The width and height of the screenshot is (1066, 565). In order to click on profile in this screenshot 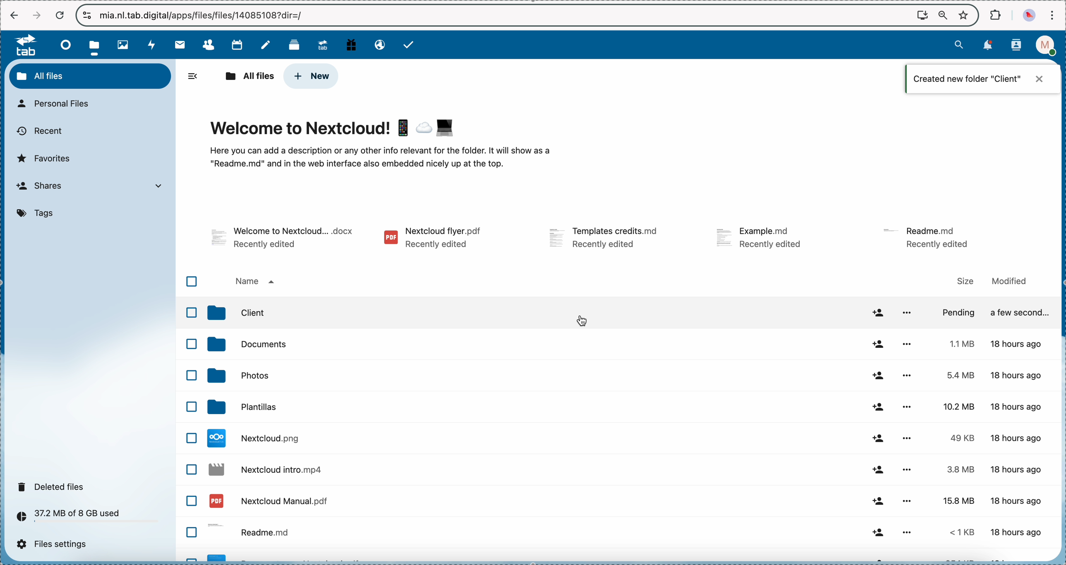, I will do `click(1048, 45)`.